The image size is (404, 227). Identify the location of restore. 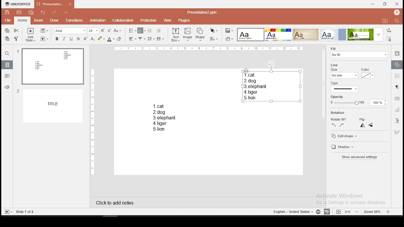
(385, 4).